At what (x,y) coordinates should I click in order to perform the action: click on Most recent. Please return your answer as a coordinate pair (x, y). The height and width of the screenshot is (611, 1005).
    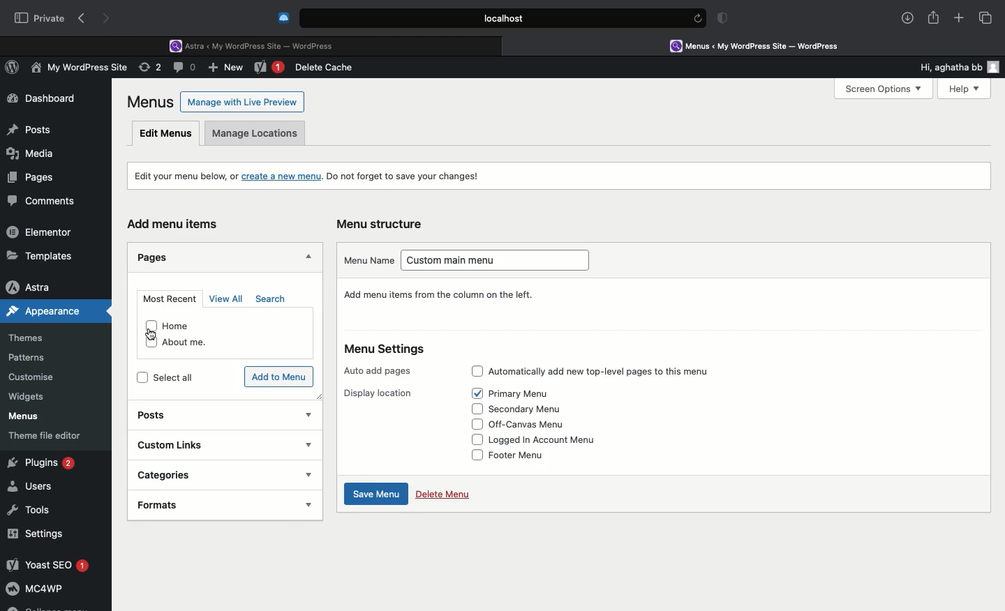
    Looking at the image, I should click on (167, 299).